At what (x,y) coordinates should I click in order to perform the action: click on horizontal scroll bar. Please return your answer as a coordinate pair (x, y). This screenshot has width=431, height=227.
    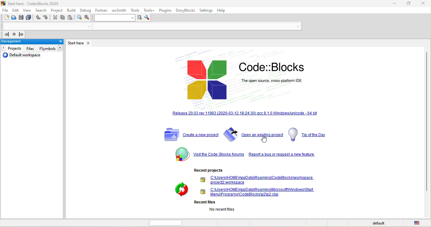
    Looking at the image, I should click on (163, 223).